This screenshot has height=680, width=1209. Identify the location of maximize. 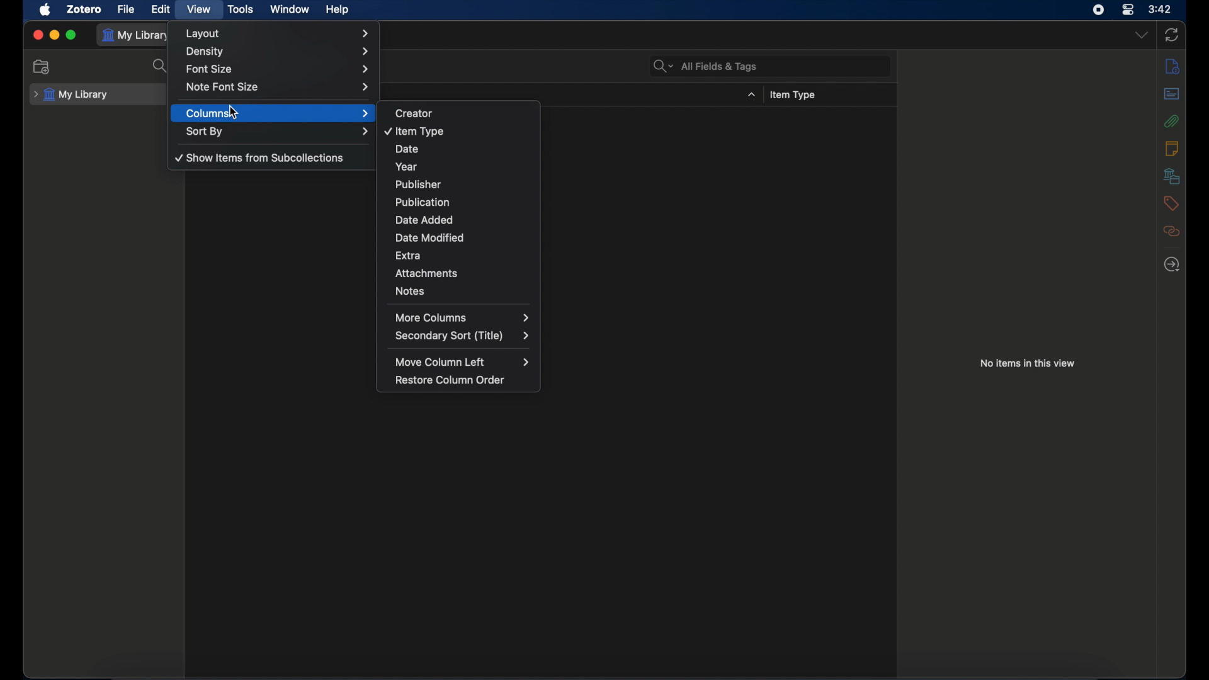
(71, 35).